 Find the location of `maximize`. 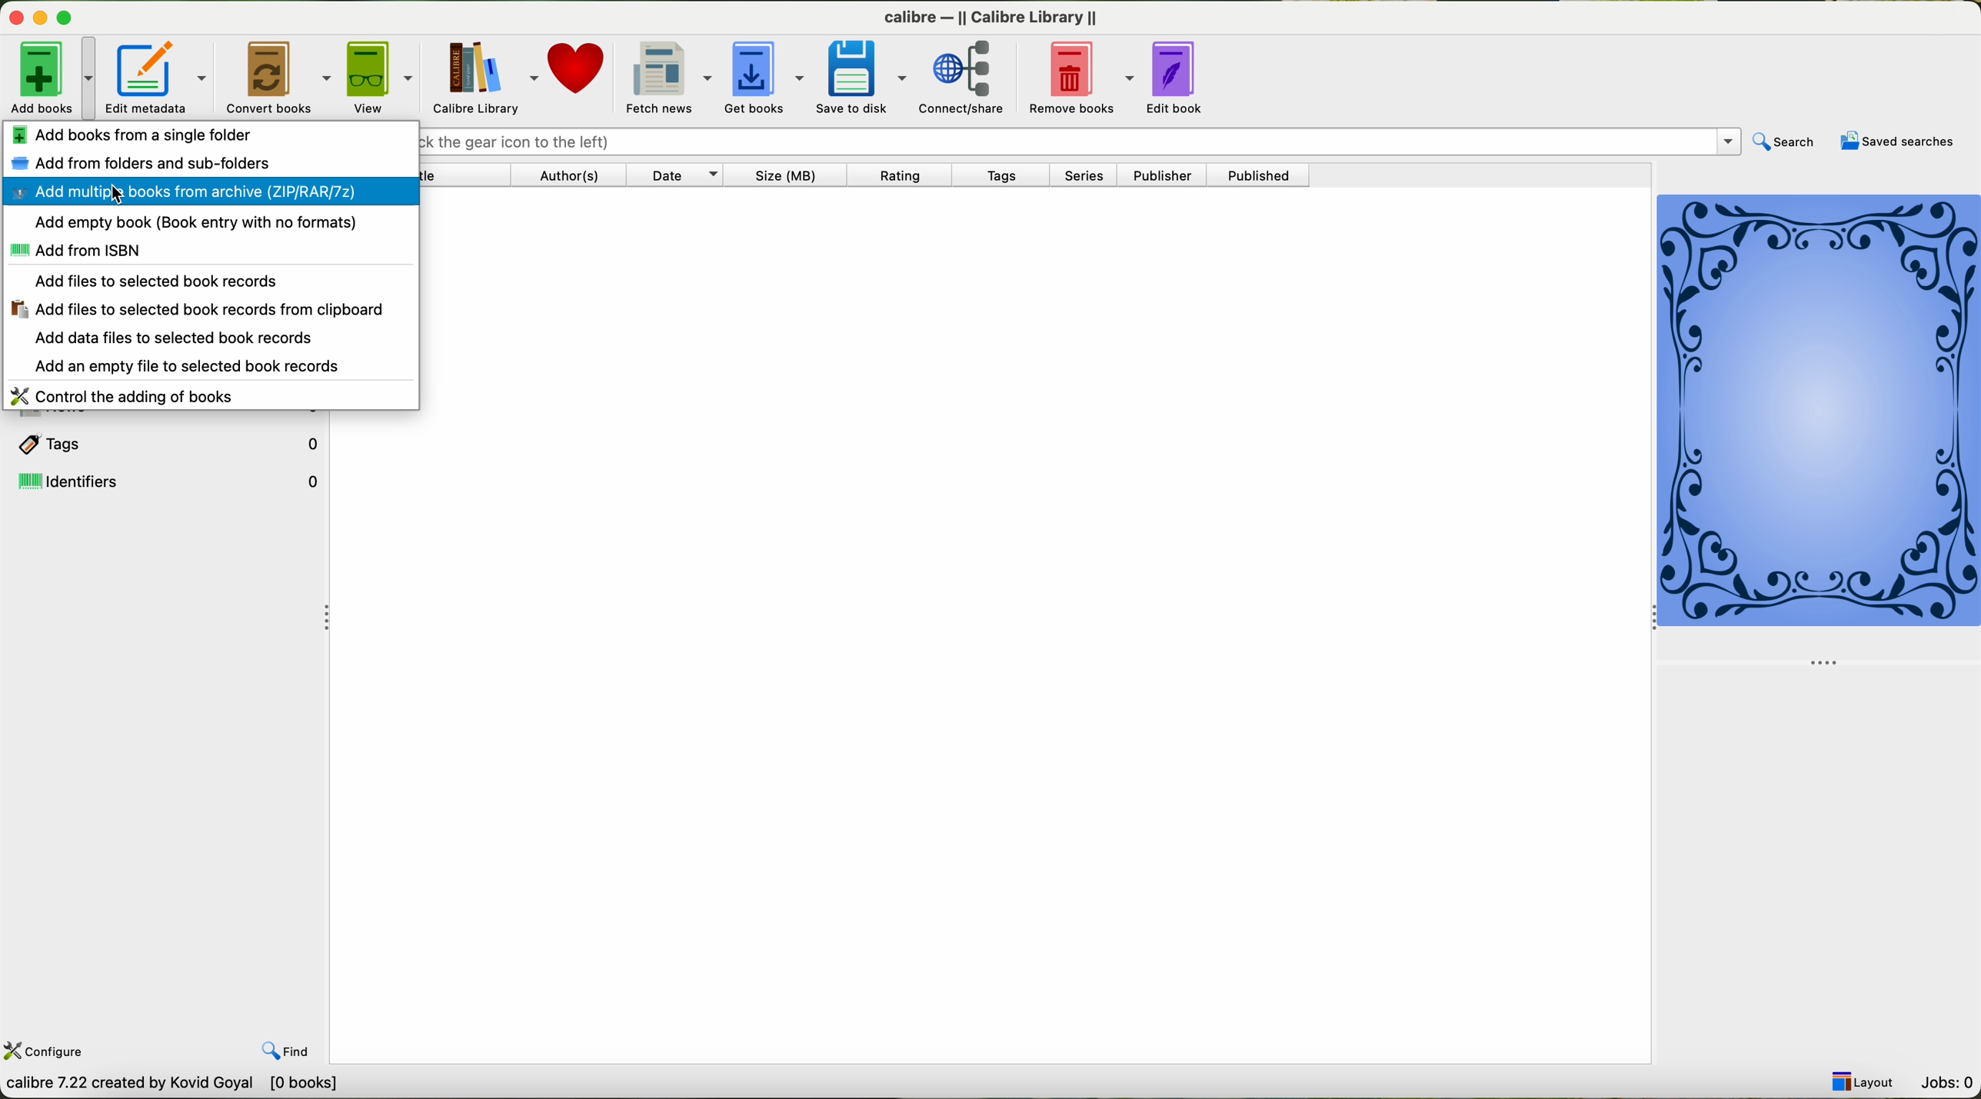

maximize is located at coordinates (68, 18).